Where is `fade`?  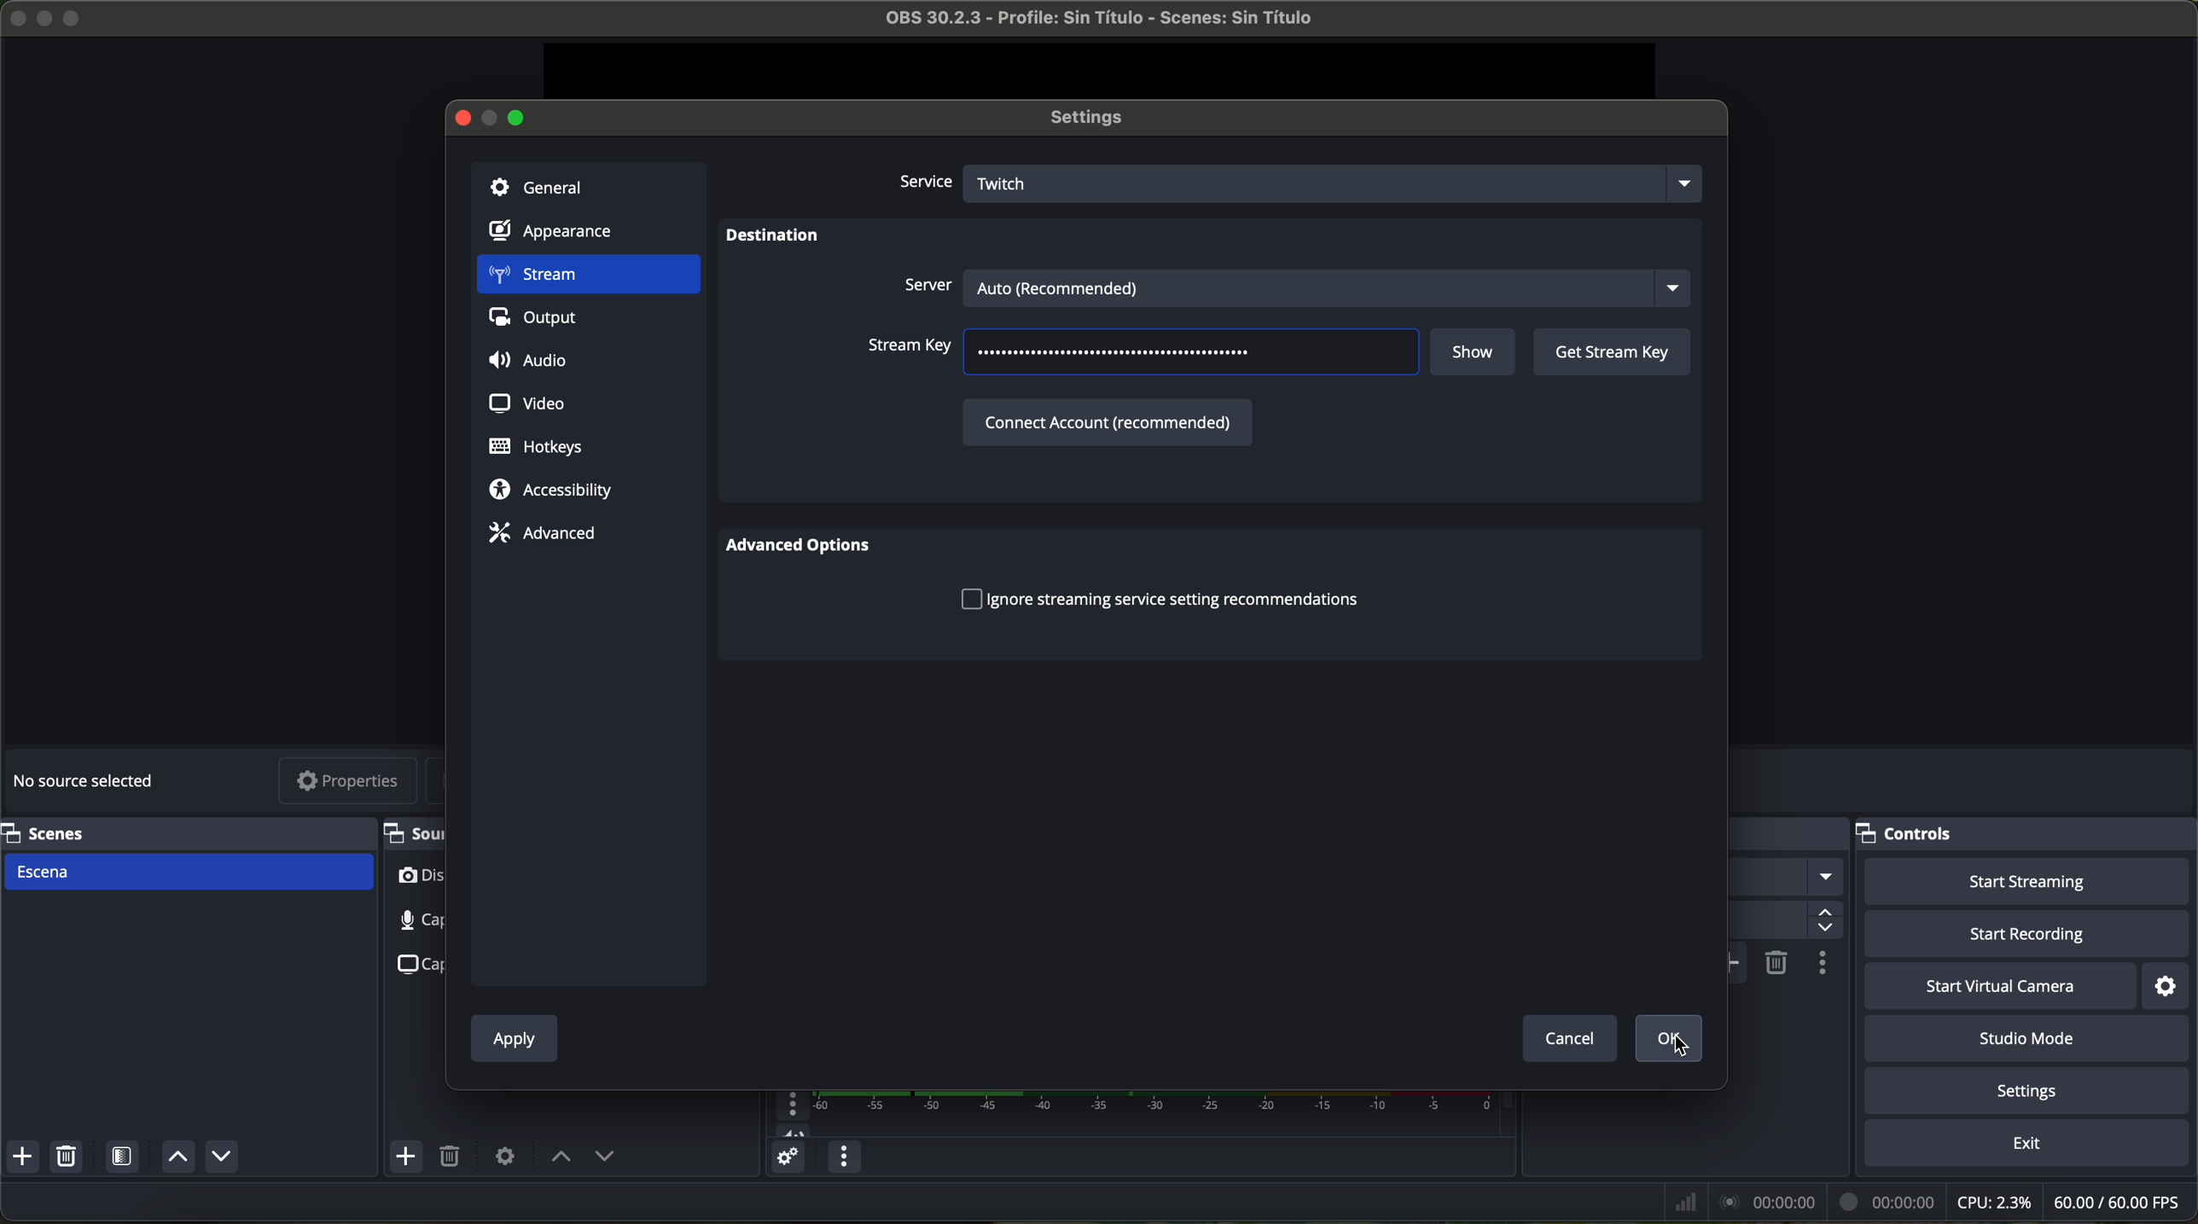
fade is located at coordinates (1786, 878).